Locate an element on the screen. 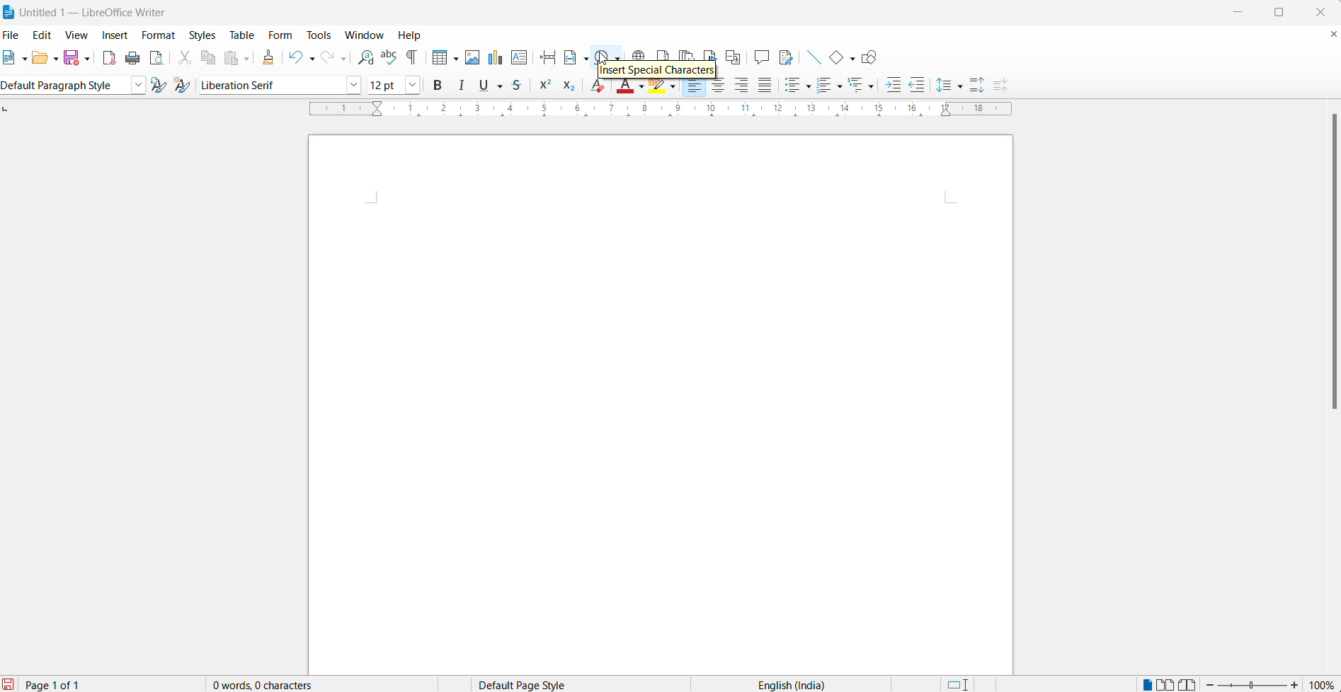  table is located at coordinates (239, 35).